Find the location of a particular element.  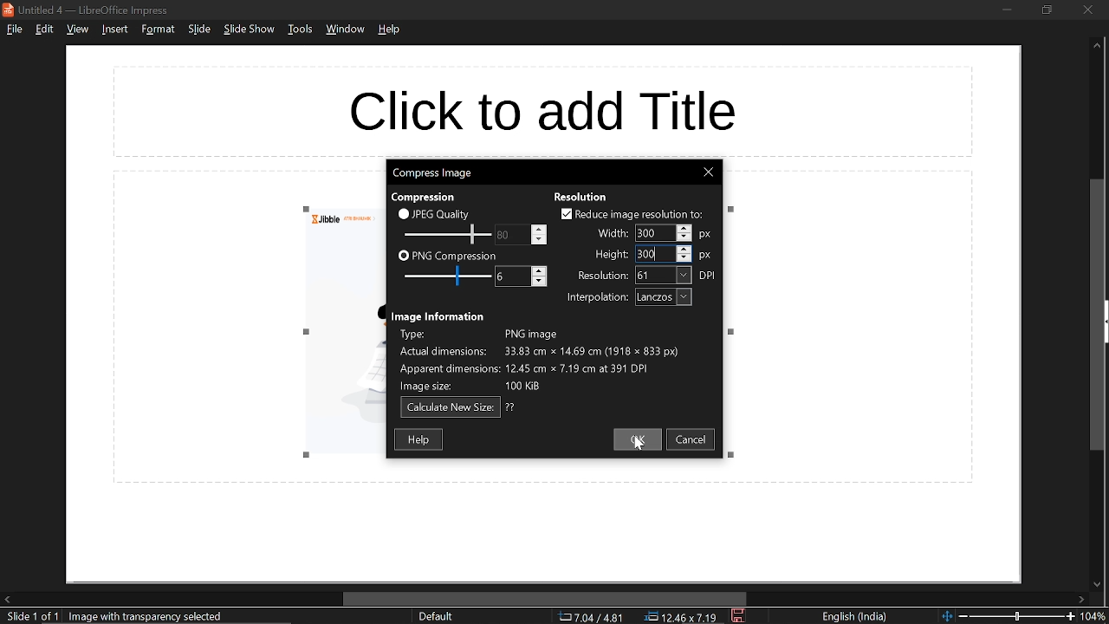

close is located at coordinates (1089, 10).